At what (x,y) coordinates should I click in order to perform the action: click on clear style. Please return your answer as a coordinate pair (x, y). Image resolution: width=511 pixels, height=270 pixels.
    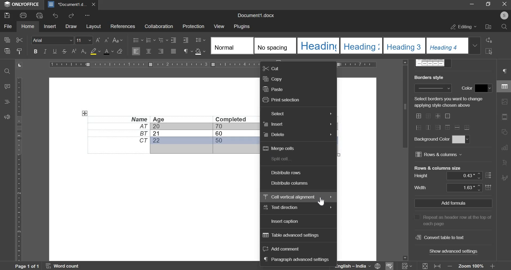
    Looking at the image, I should click on (120, 51).